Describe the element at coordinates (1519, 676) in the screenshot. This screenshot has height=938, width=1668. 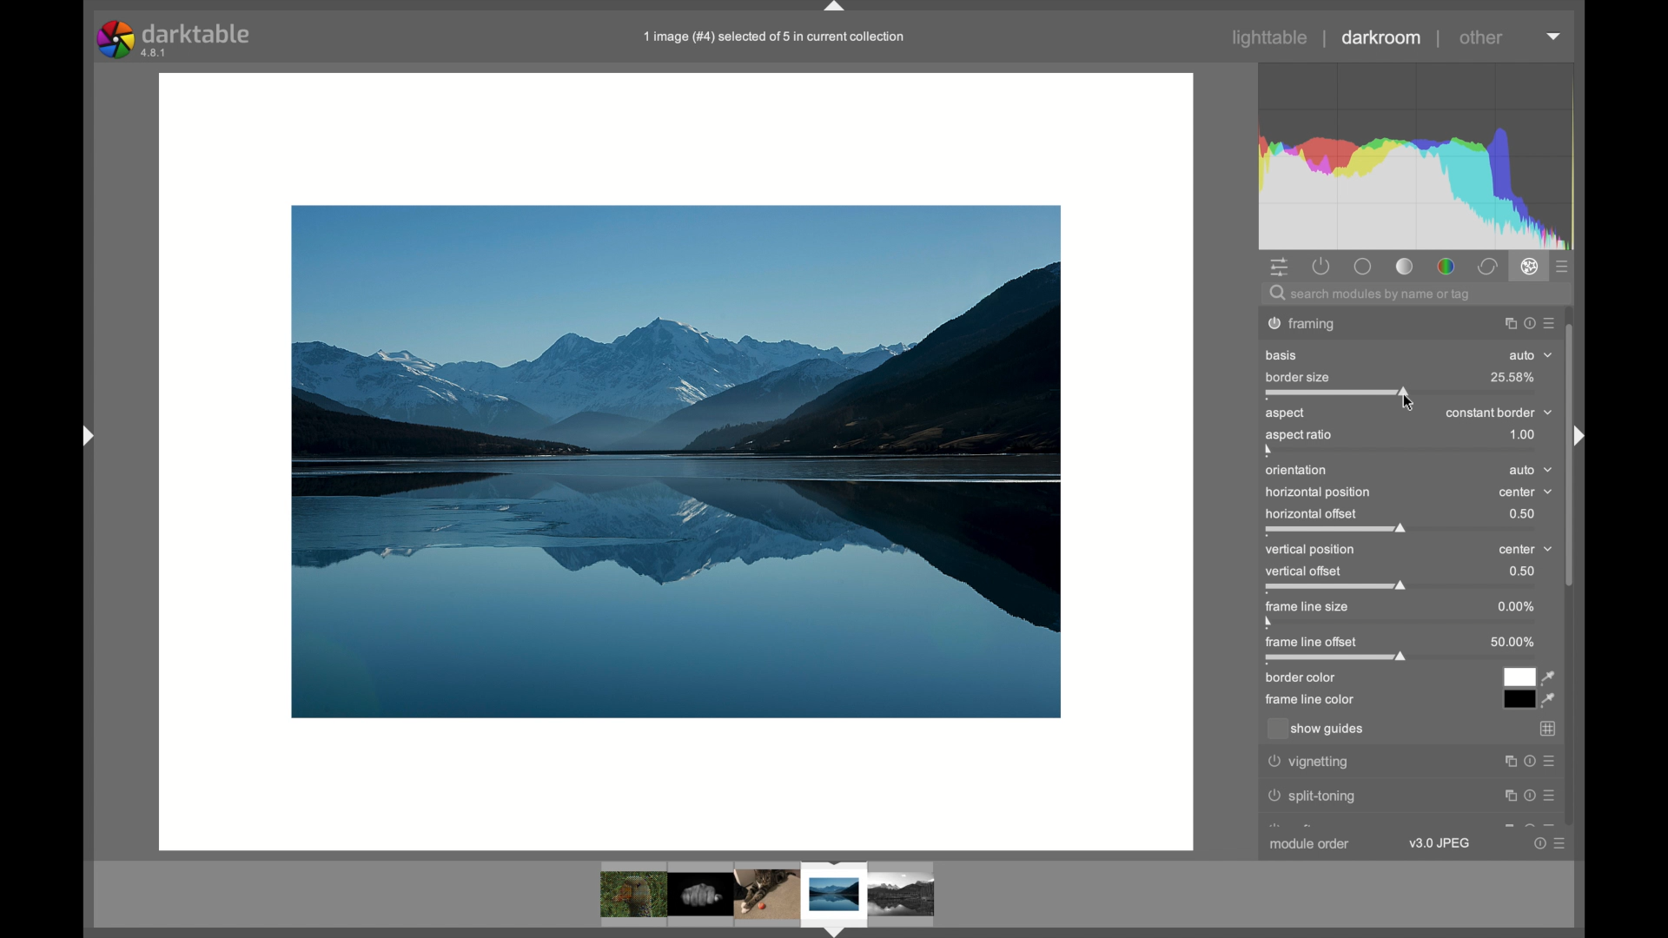
I see `white color` at that location.